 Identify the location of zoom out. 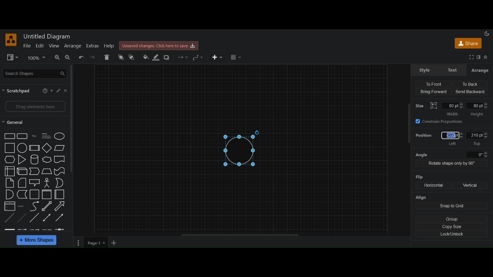
(68, 58).